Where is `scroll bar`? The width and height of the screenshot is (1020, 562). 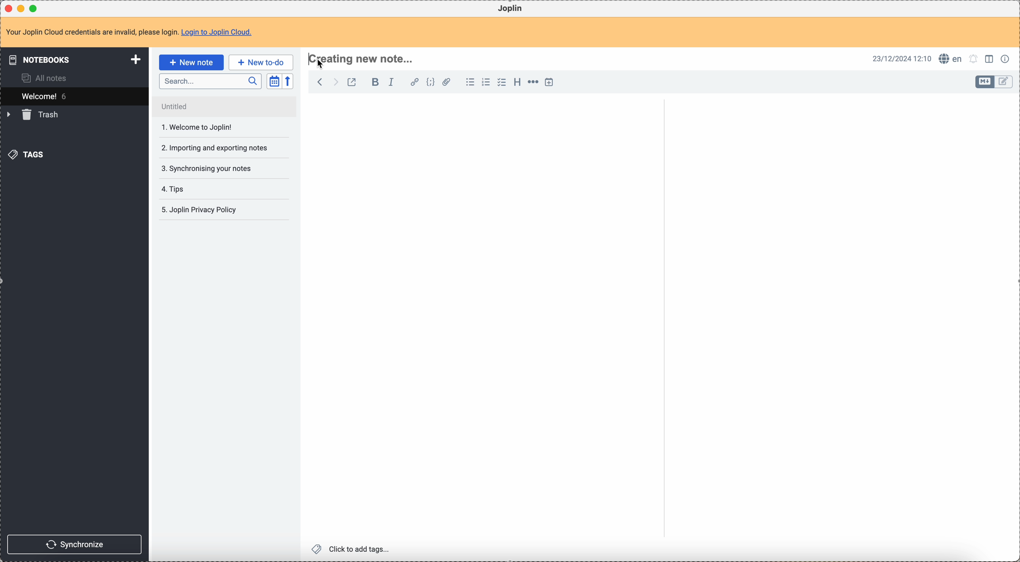
scroll bar is located at coordinates (661, 155).